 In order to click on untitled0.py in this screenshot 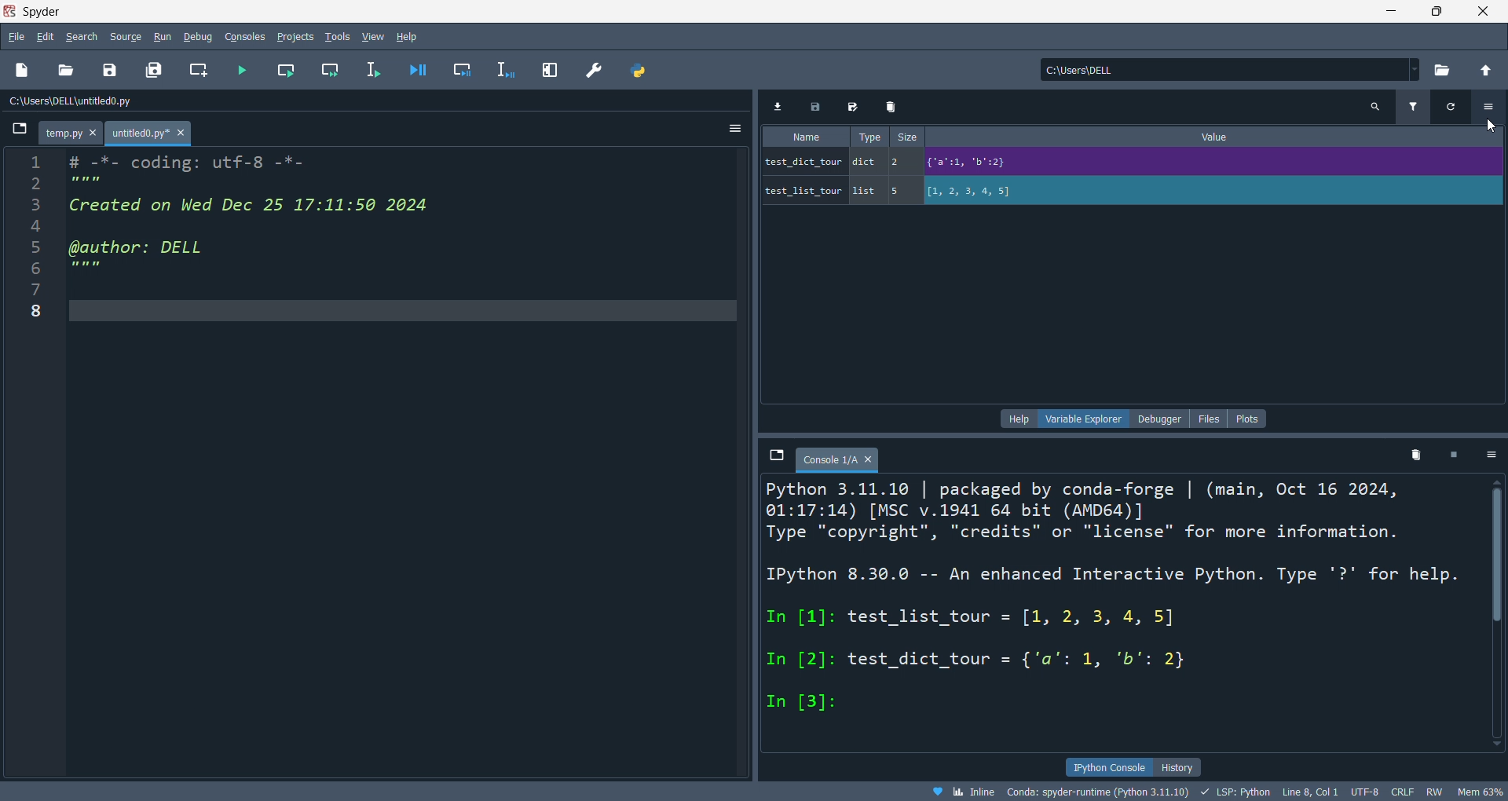, I will do `click(148, 133)`.